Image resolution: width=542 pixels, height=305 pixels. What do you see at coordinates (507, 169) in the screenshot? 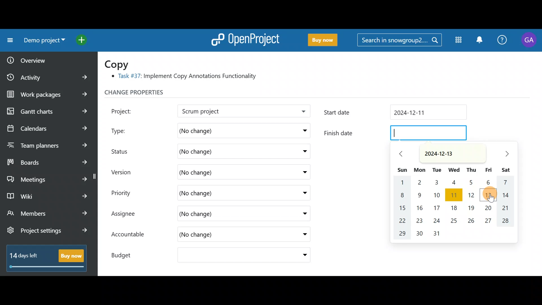
I see `Sat` at bounding box center [507, 169].